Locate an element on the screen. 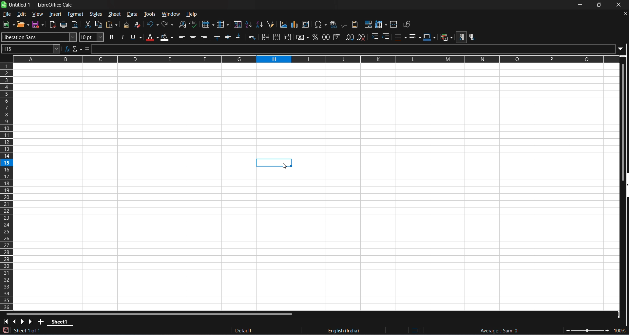 The height and width of the screenshot is (335, 629). left to right is located at coordinates (461, 37).